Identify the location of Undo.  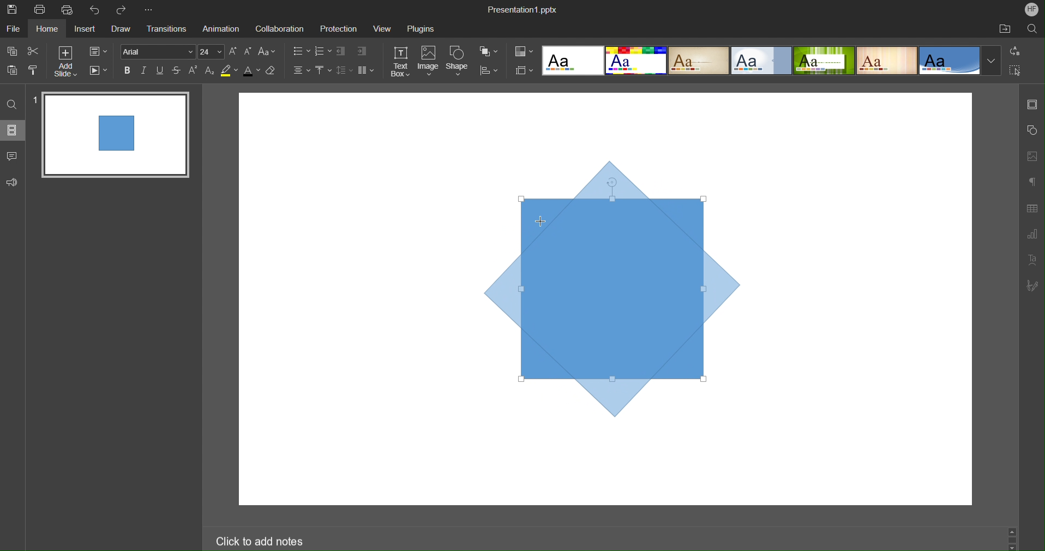
(94, 8).